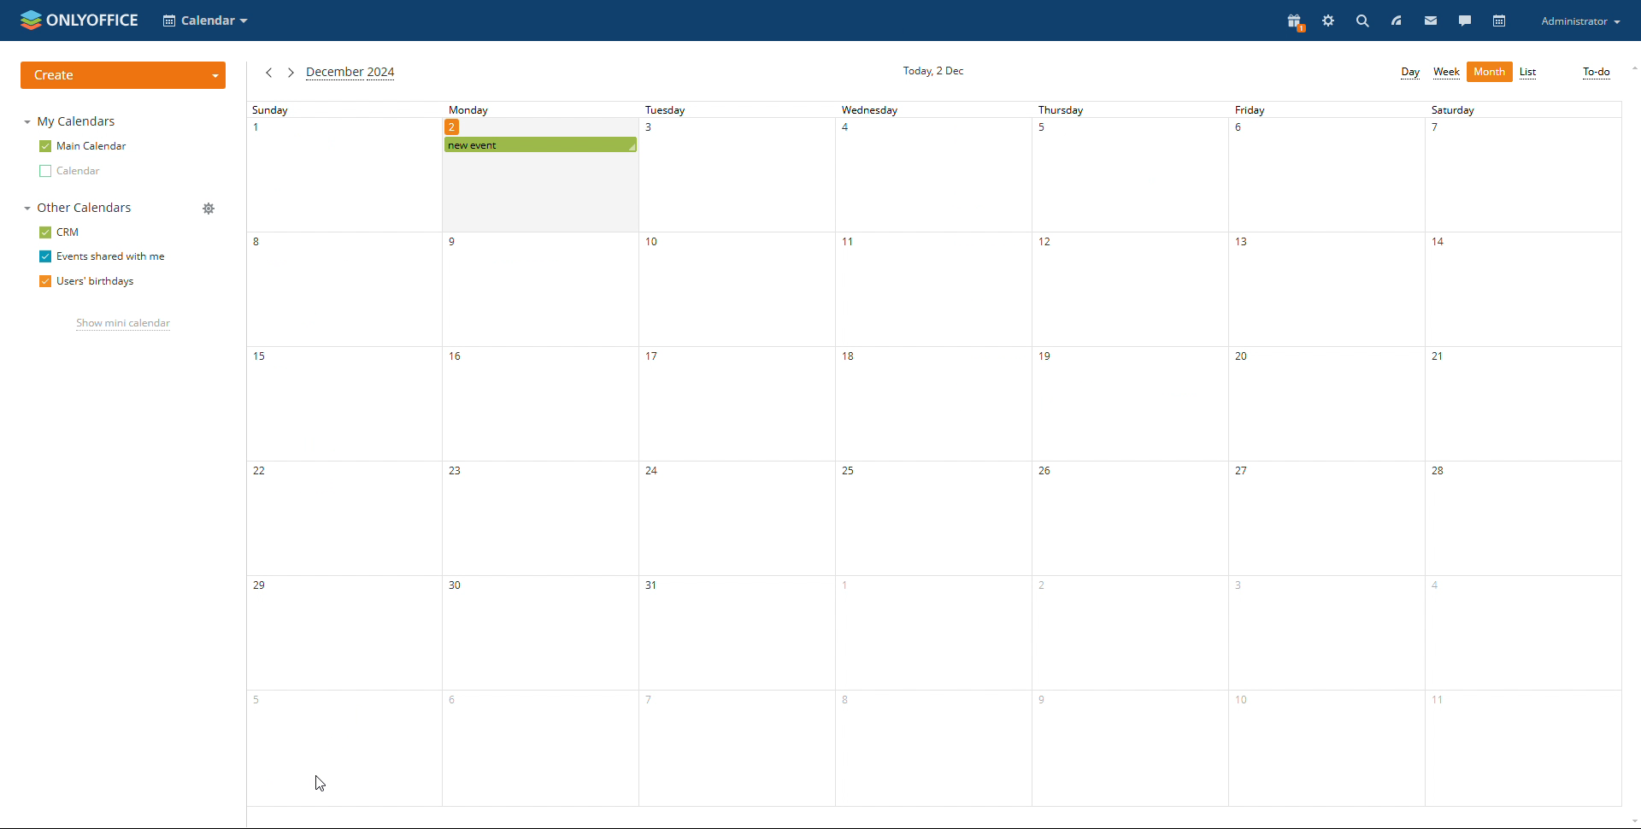 This screenshot has width=1641, height=829. What do you see at coordinates (1631, 823) in the screenshot?
I see `scroll down` at bounding box center [1631, 823].